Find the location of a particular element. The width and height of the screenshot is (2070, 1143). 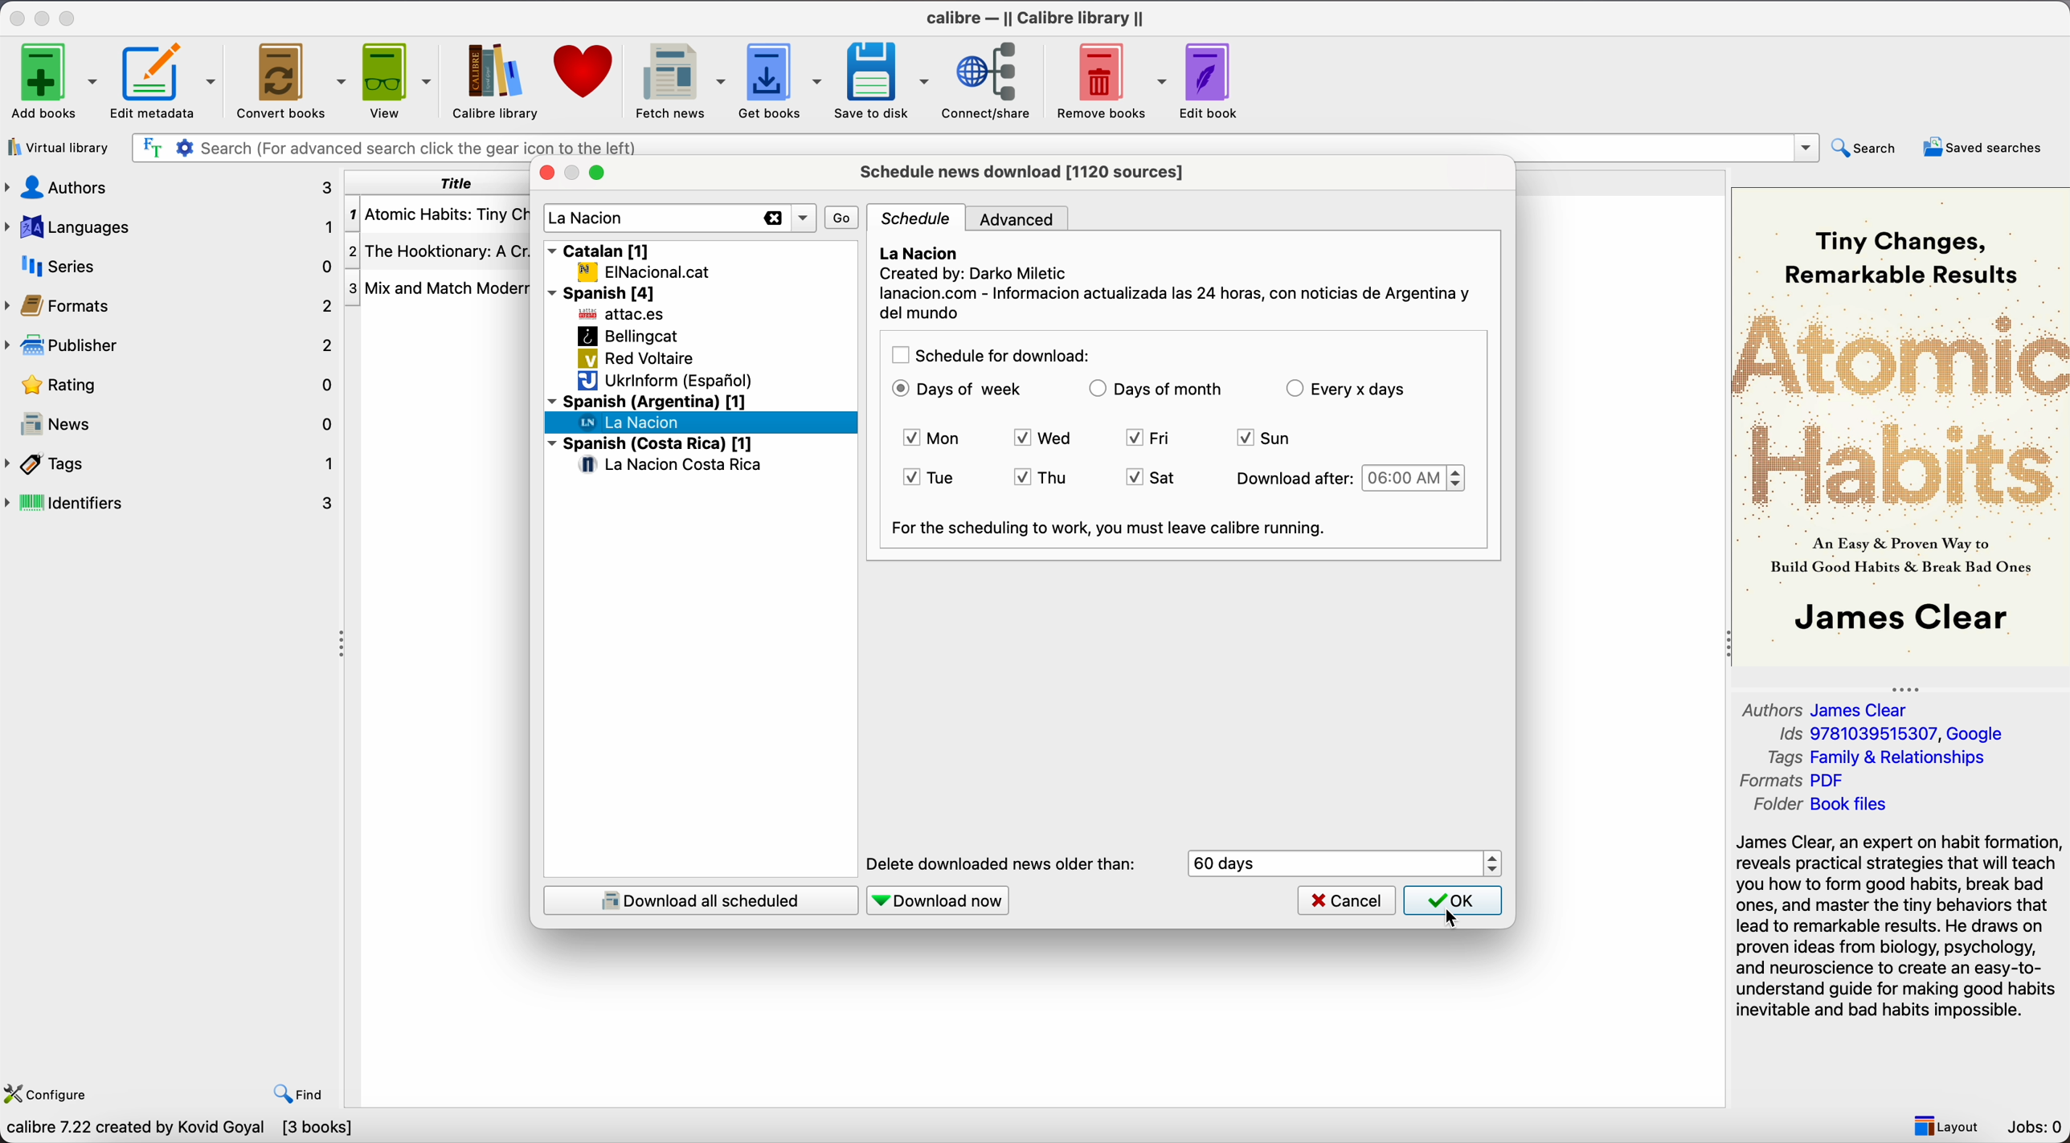

news is located at coordinates (171, 420).